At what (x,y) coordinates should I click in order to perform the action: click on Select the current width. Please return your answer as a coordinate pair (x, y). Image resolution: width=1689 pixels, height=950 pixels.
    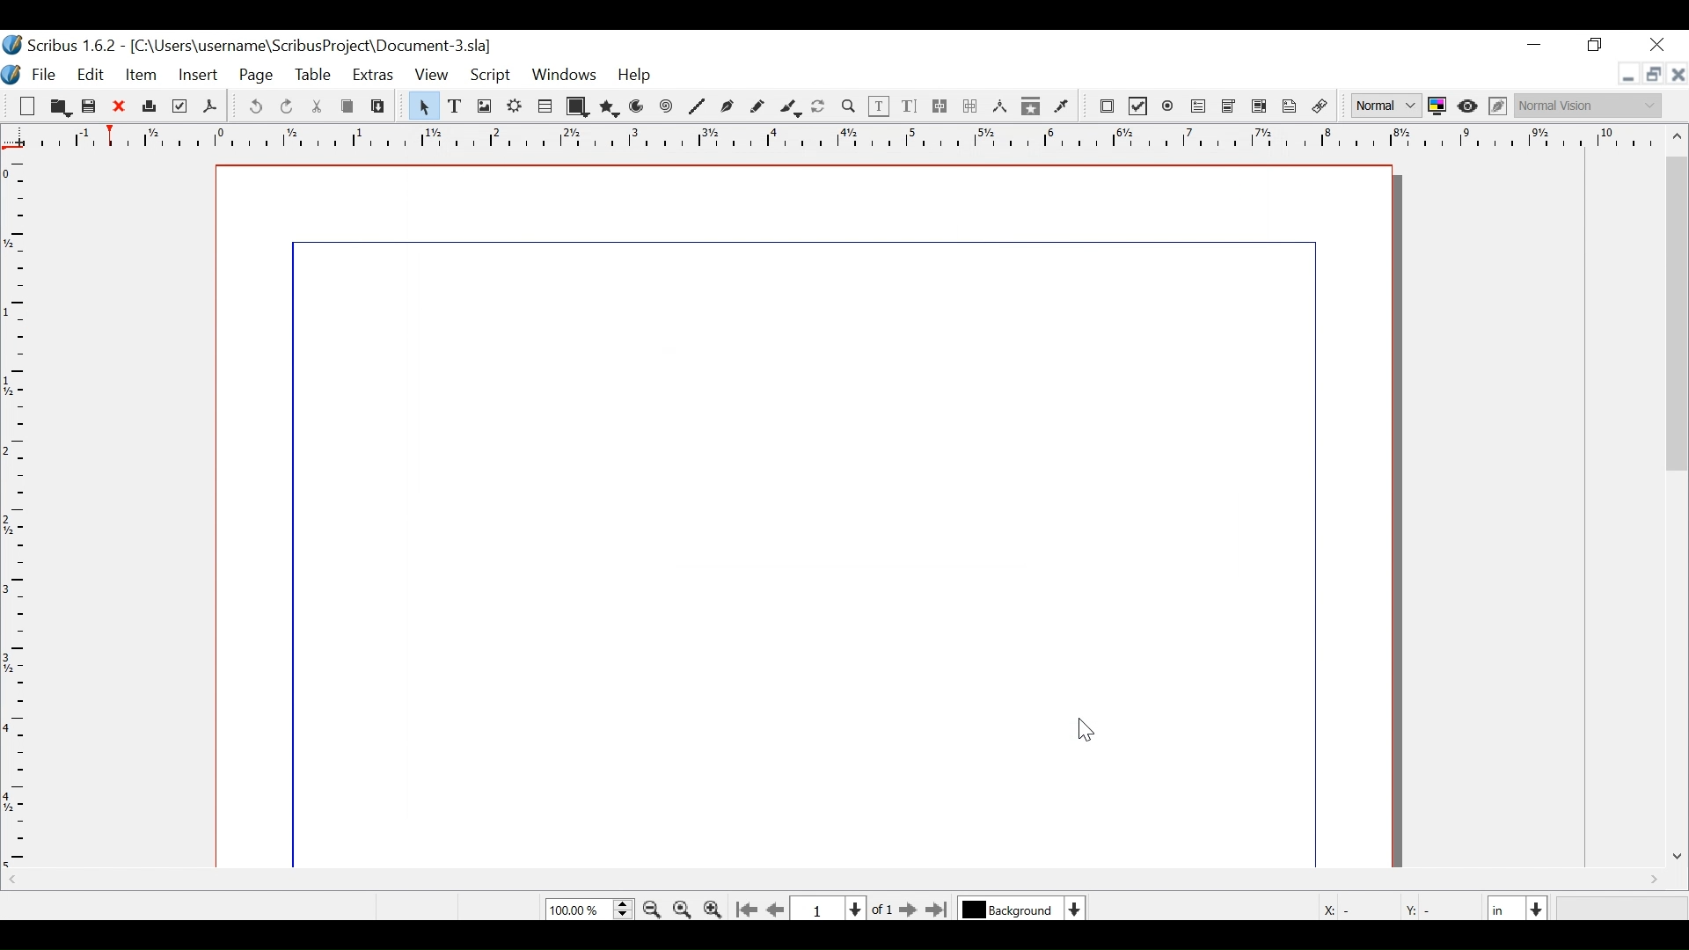
    Looking at the image, I should click on (1505, 907).